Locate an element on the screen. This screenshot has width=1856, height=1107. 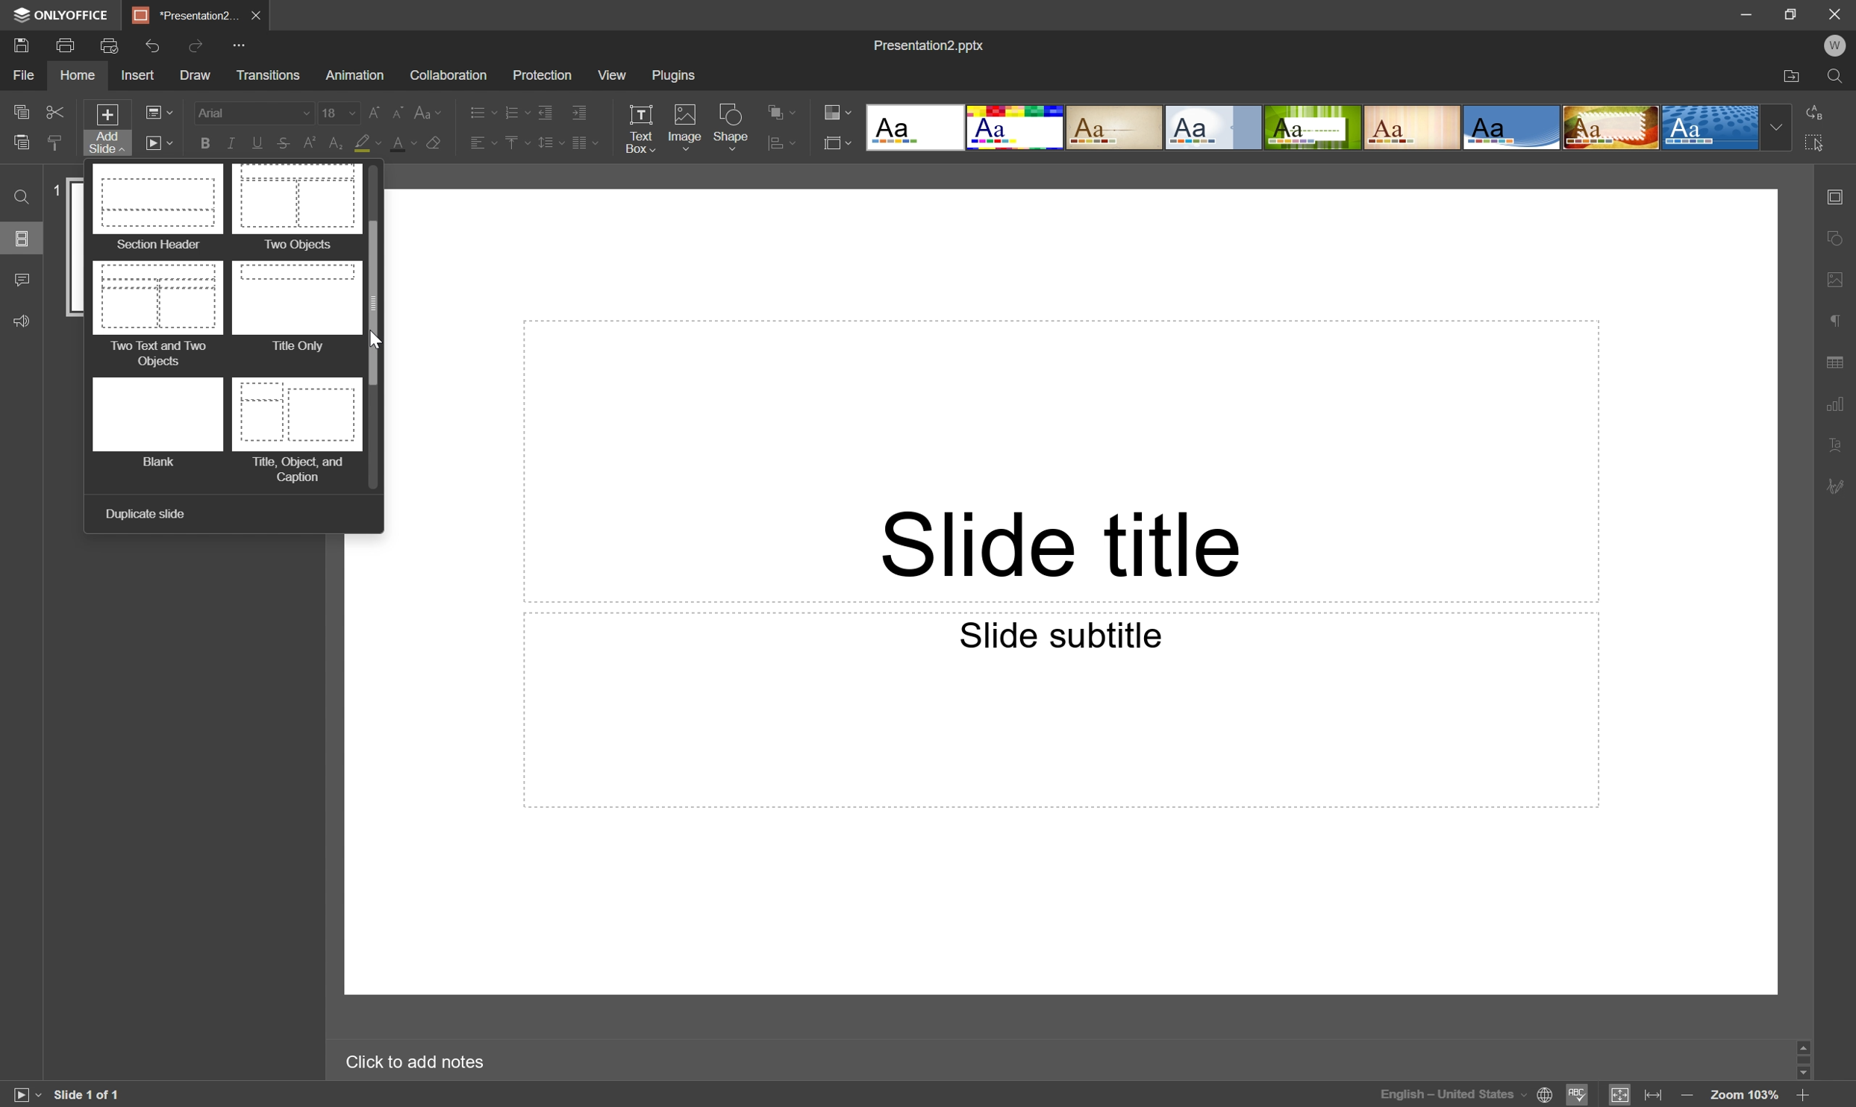
Increment font size is located at coordinates (370, 109).